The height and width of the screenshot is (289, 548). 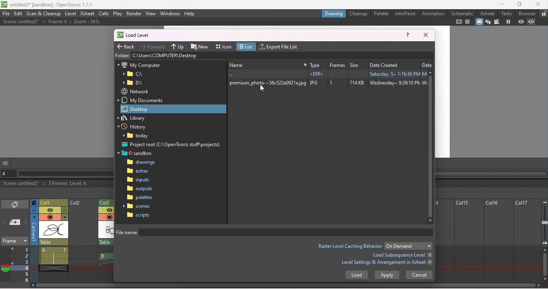 What do you see at coordinates (108, 202) in the screenshot?
I see `Column 3` at bounding box center [108, 202].